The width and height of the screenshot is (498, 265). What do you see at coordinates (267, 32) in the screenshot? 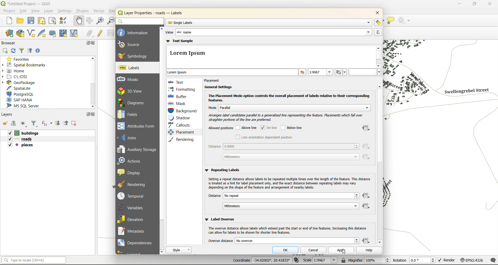
I see `value` at bounding box center [267, 32].